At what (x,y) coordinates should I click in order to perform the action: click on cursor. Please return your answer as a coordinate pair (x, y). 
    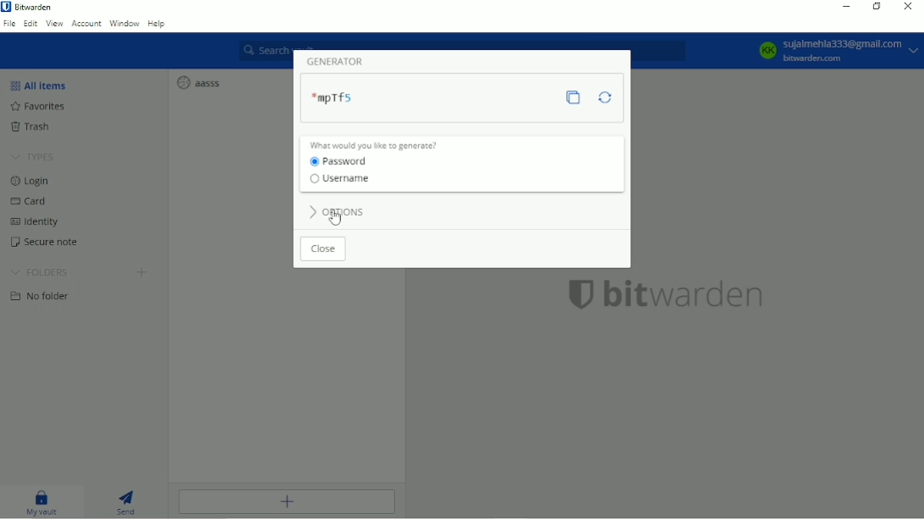
    Looking at the image, I should click on (338, 218).